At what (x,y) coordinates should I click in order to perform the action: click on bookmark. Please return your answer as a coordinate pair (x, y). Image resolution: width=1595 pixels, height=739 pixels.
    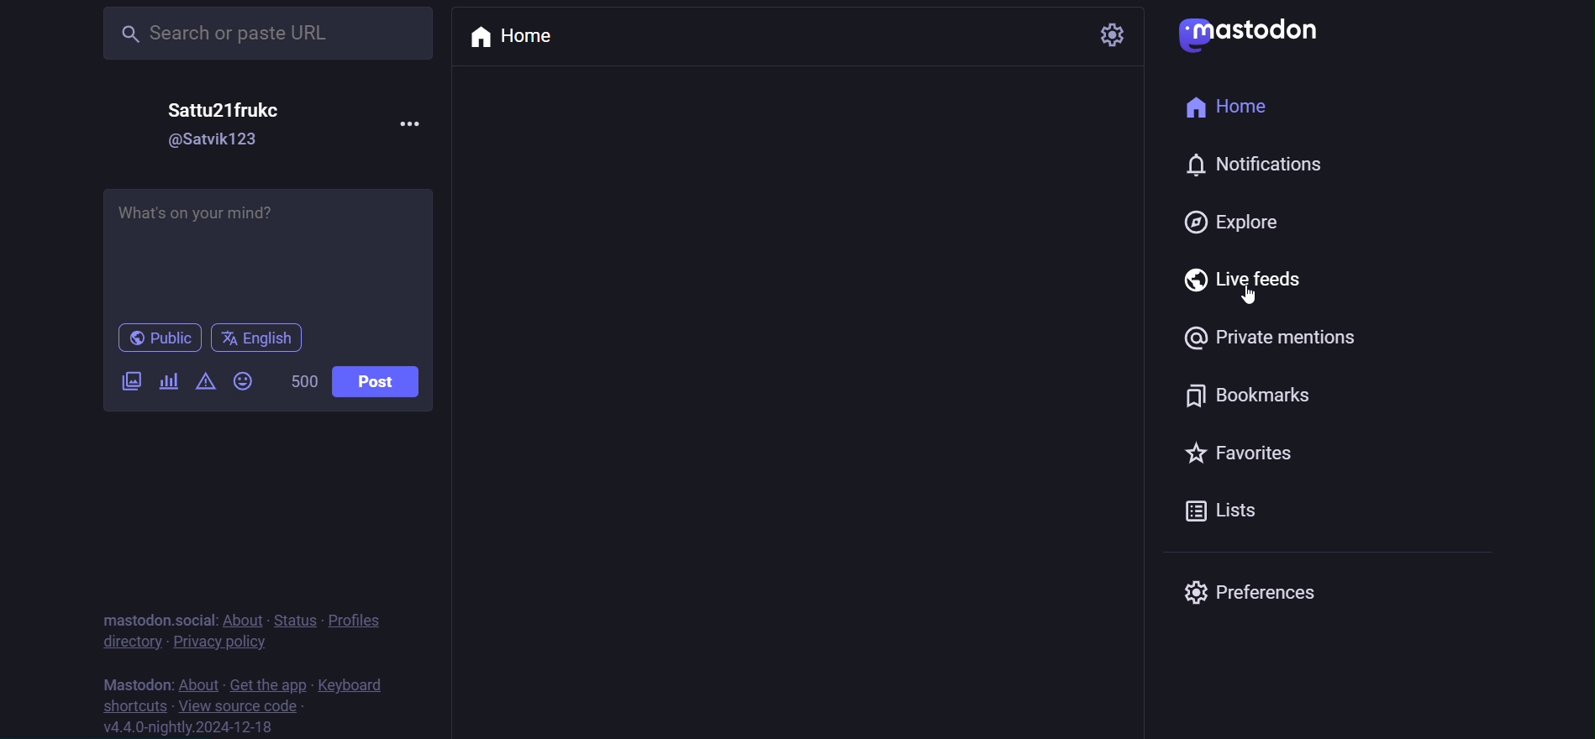
    Looking at the image, I should click on (1259, 391).